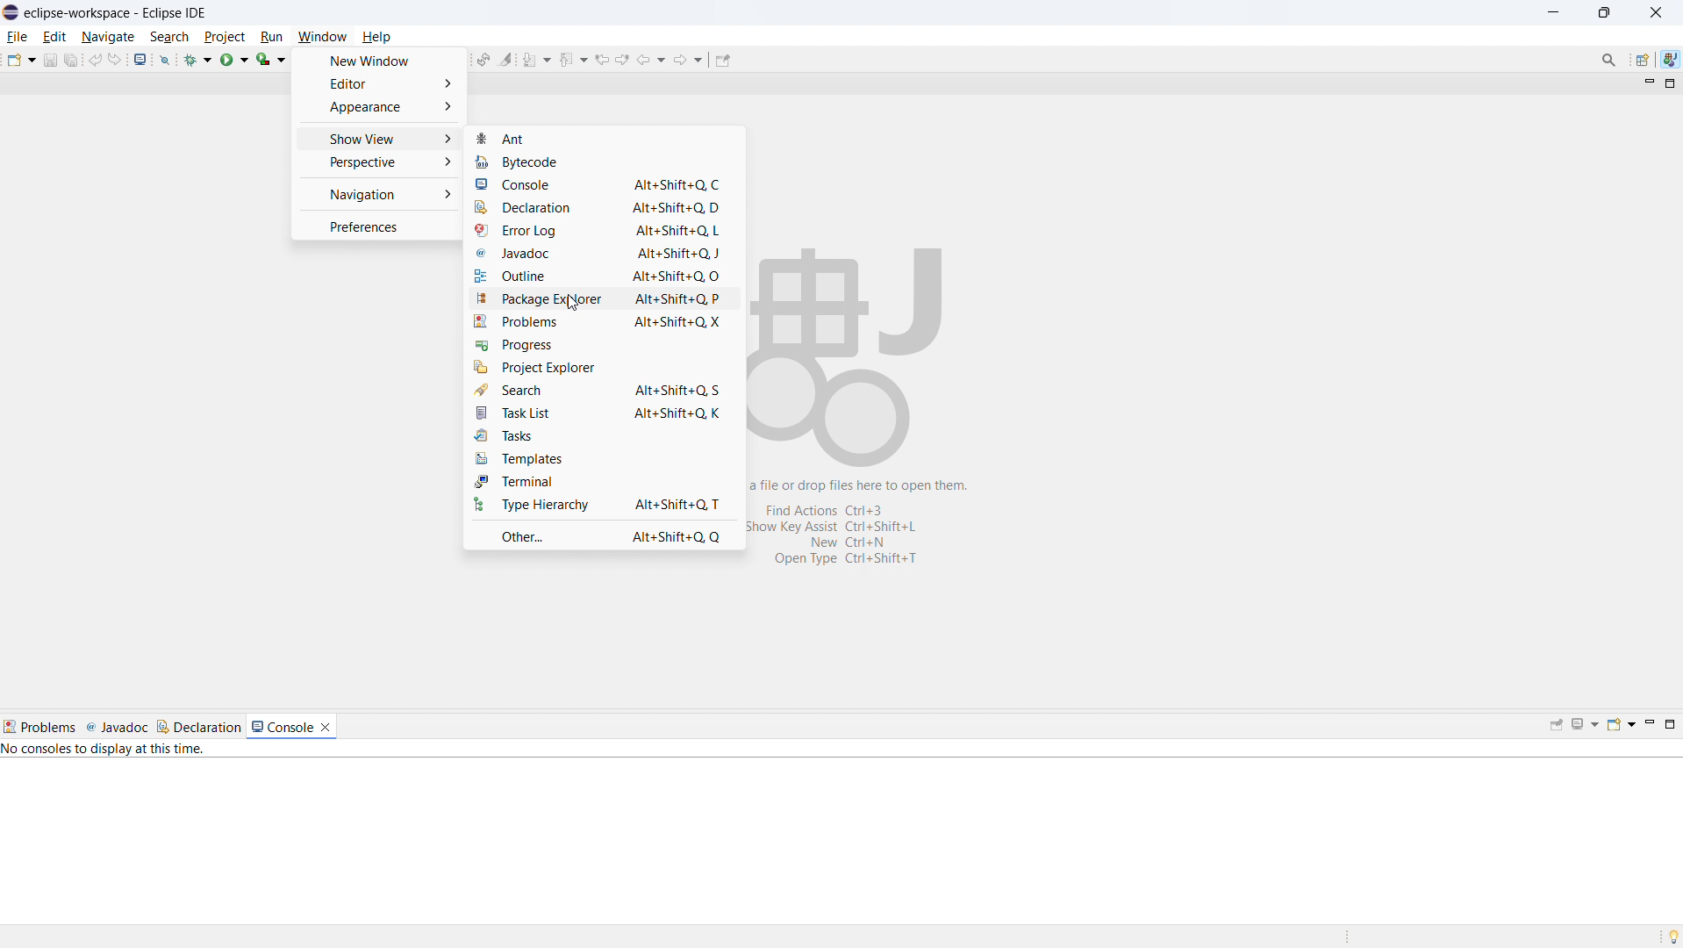 The height and width of the screenshot is (948, 1683). Describe the element at coordinates (380, 106) in the screenshot. I see `appearance` at that location.